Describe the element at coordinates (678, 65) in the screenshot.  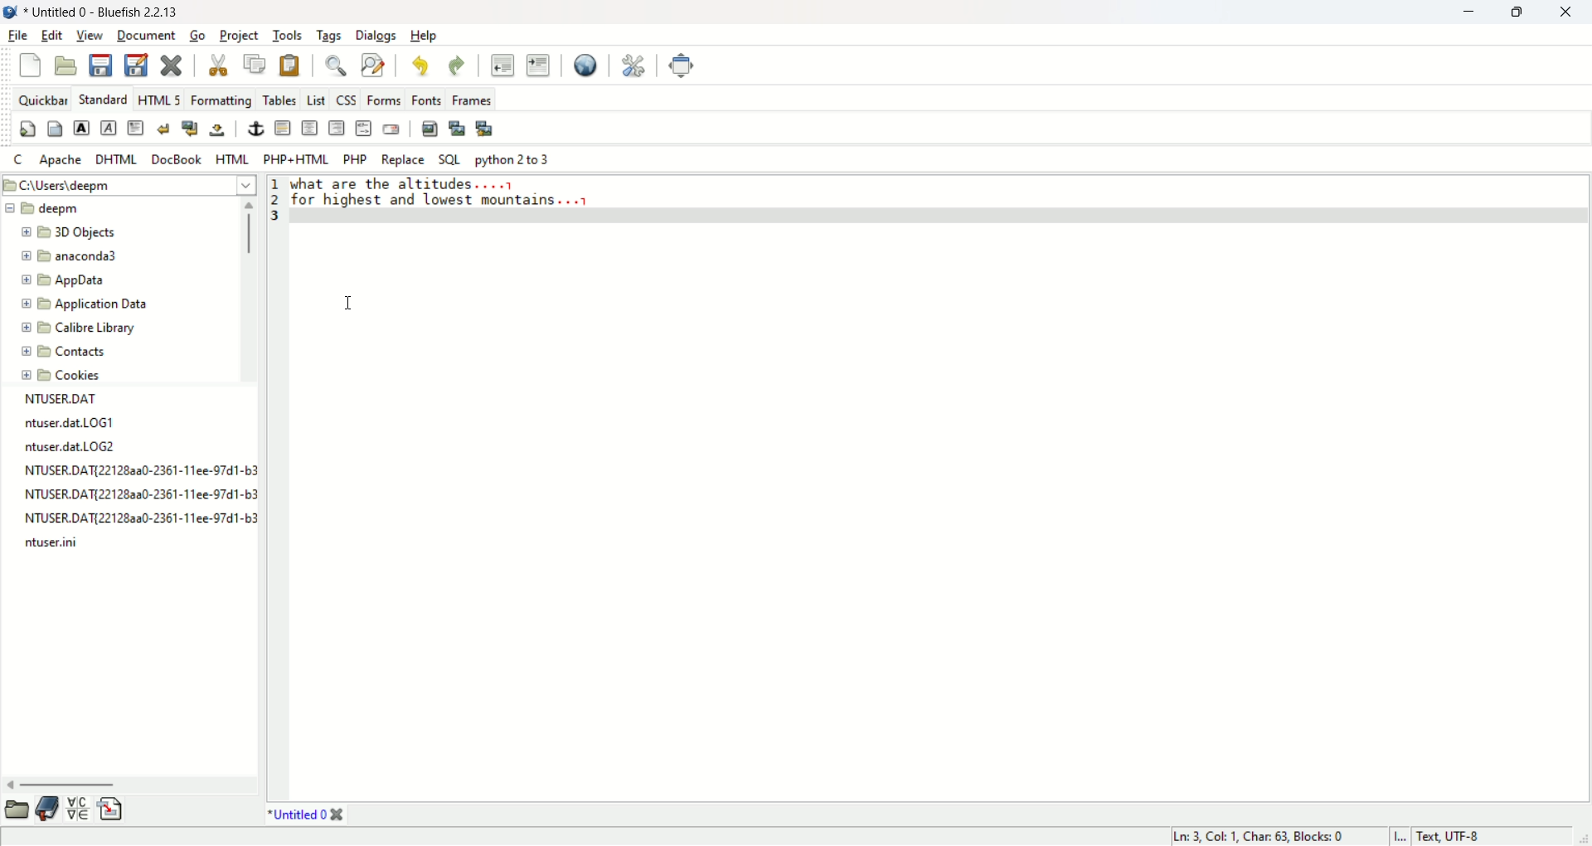
I see `full screen` at that location.